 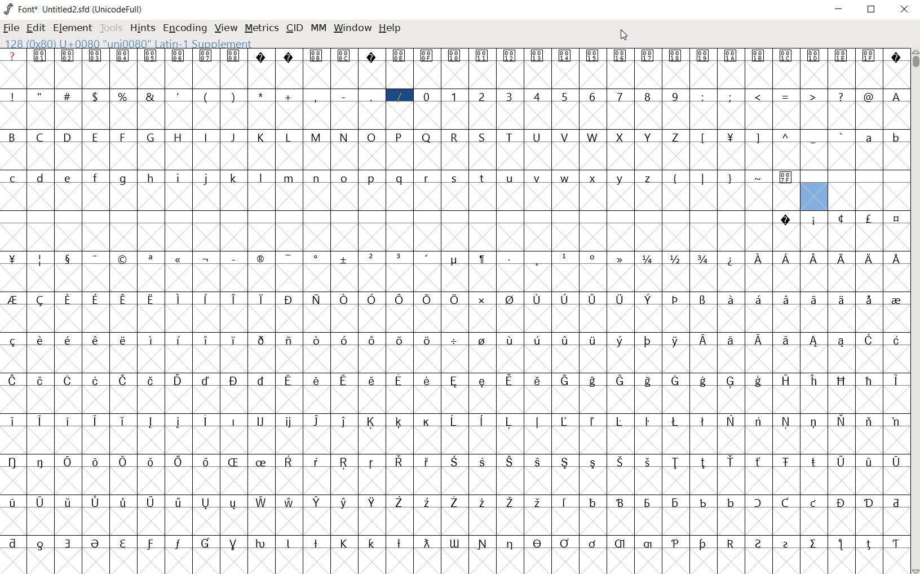 I want to click on glyph, so click(x=868, y=218).